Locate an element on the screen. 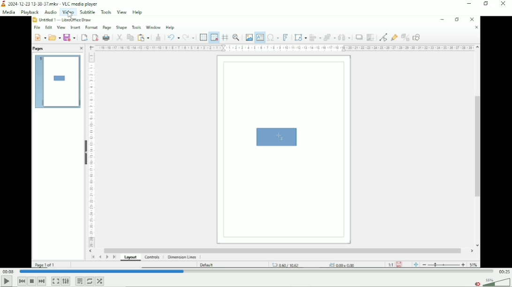 The height and width of the screenshot is (287, 512). Minimize is located at coordinates (470, 3).